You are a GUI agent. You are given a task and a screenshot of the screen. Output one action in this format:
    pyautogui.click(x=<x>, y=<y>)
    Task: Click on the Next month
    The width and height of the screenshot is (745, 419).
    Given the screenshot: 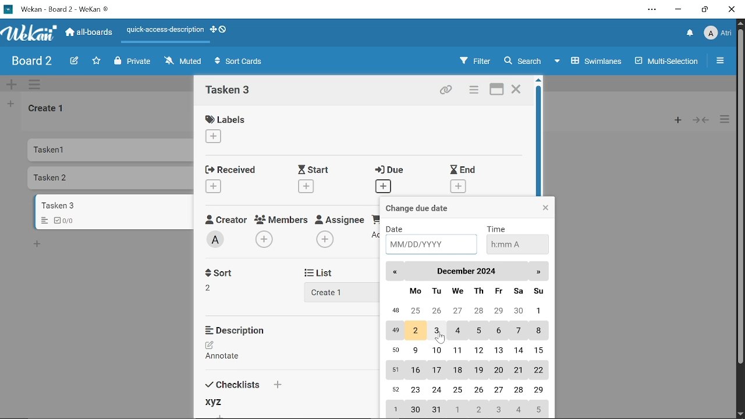 What is the action you would take?
    pyautogui.click(x=538, y=272)
    